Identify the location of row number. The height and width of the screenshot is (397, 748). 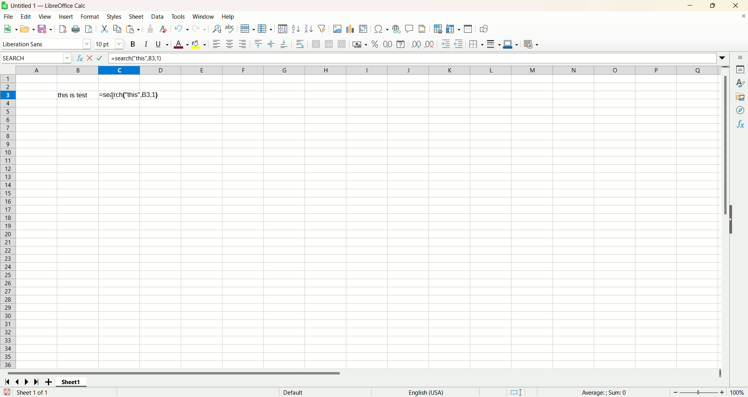
(8, 222).